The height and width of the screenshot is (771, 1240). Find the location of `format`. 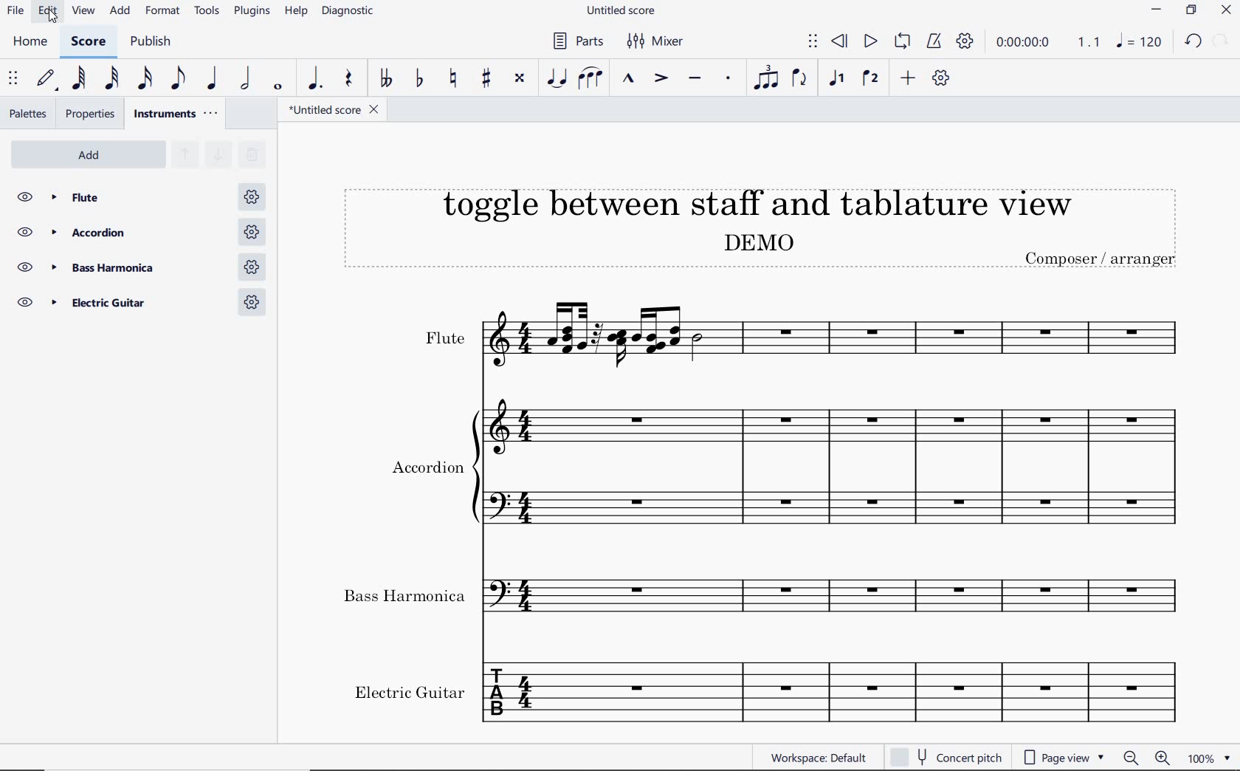

format is located at coordinates (164, 12).